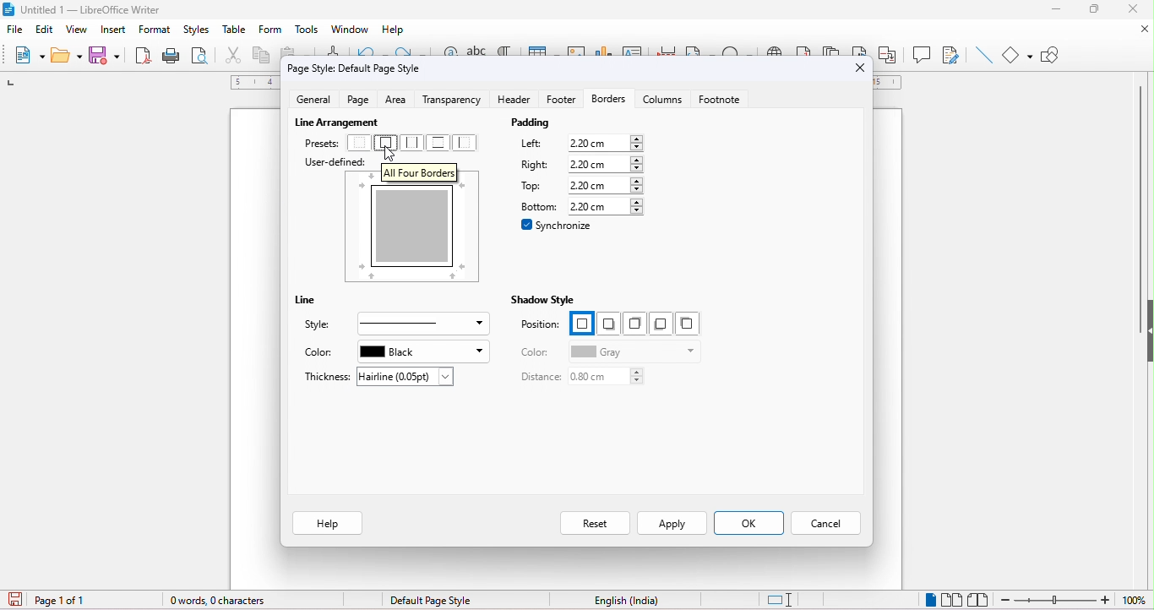  I want to click on tools, so click(306, 31).